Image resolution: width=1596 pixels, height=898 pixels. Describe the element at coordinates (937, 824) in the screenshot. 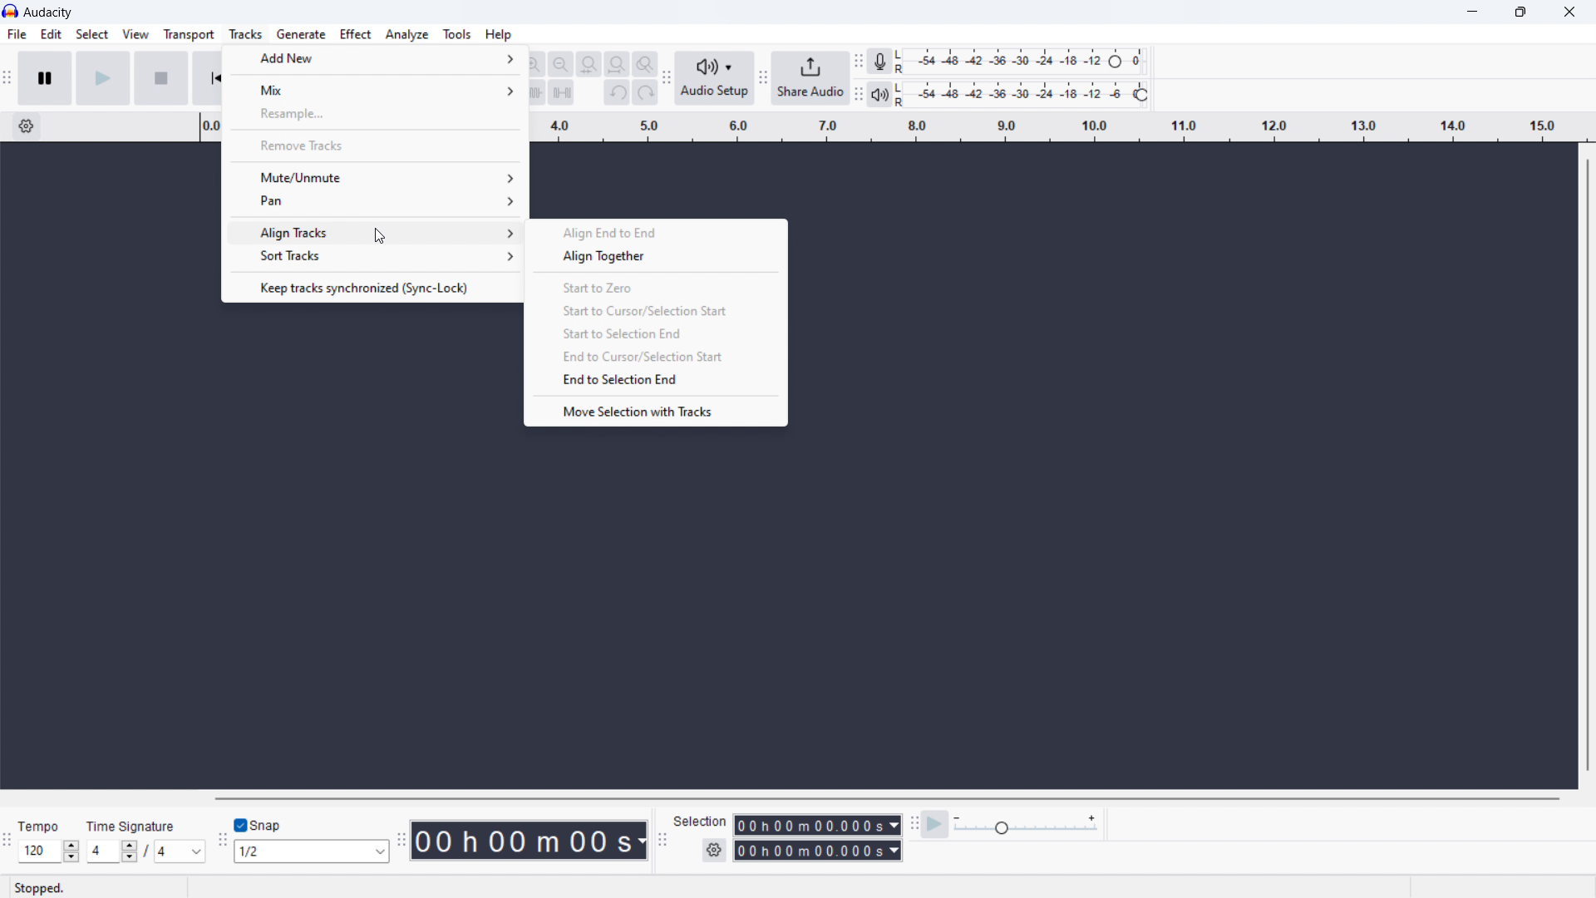

I see `play at speed` at that location.